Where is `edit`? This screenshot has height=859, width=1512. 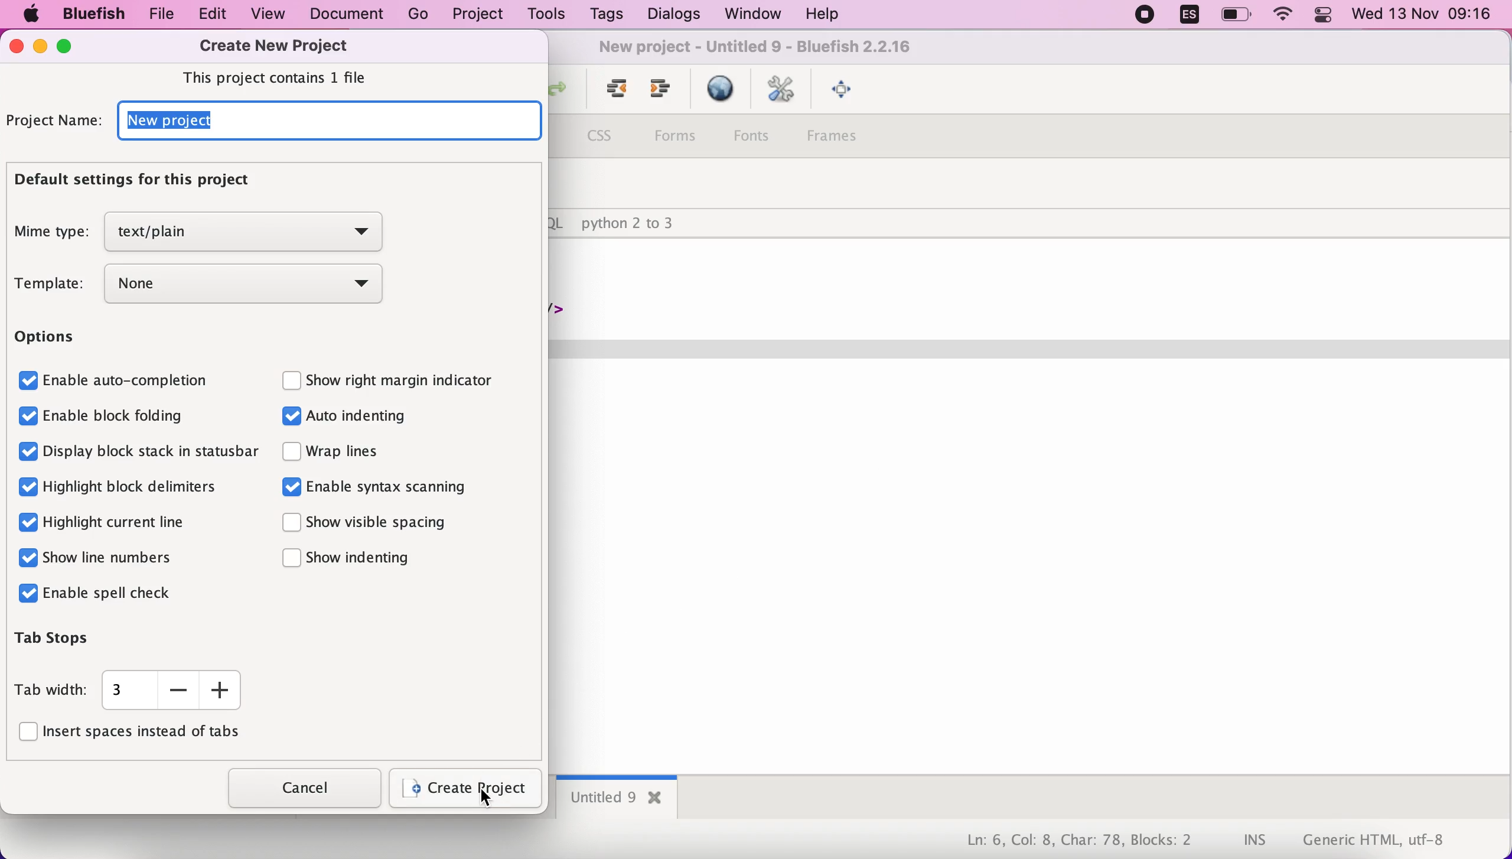
edit is located at coordinates (207, 14).